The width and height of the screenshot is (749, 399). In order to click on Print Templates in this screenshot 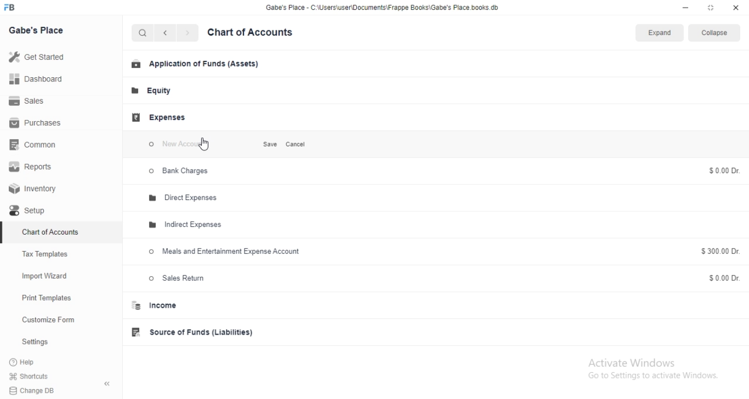, I will do `click(46, 297)`.